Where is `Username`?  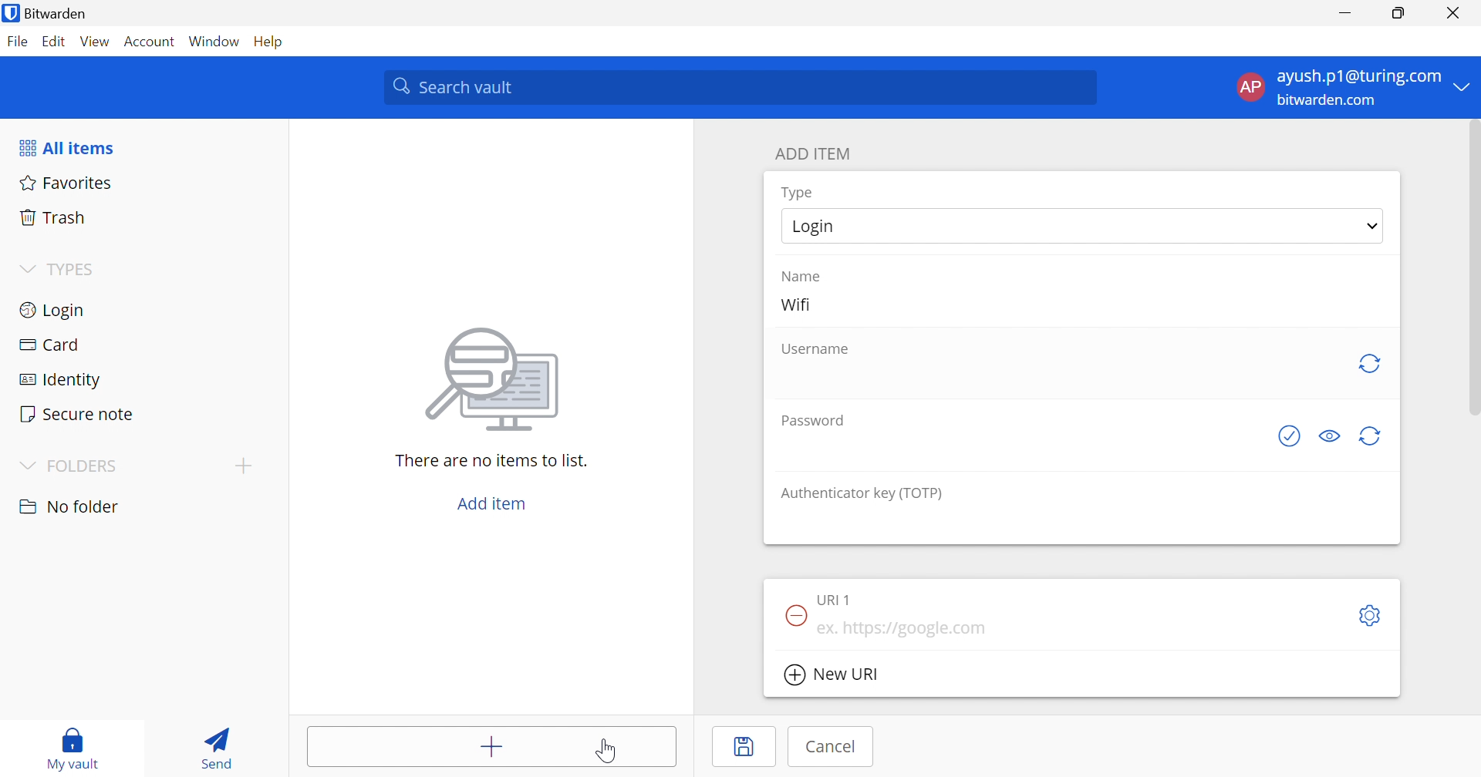
Username is located at coordinates (817, 350).